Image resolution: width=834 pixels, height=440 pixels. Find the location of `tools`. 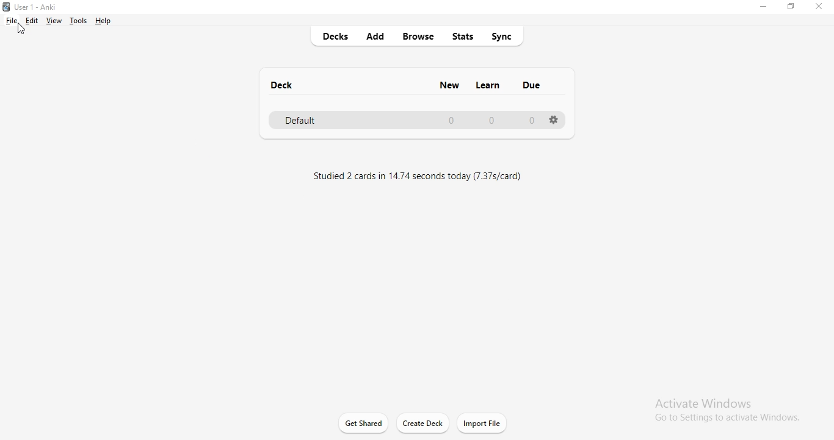

tools is located at coordinates (79, 21).